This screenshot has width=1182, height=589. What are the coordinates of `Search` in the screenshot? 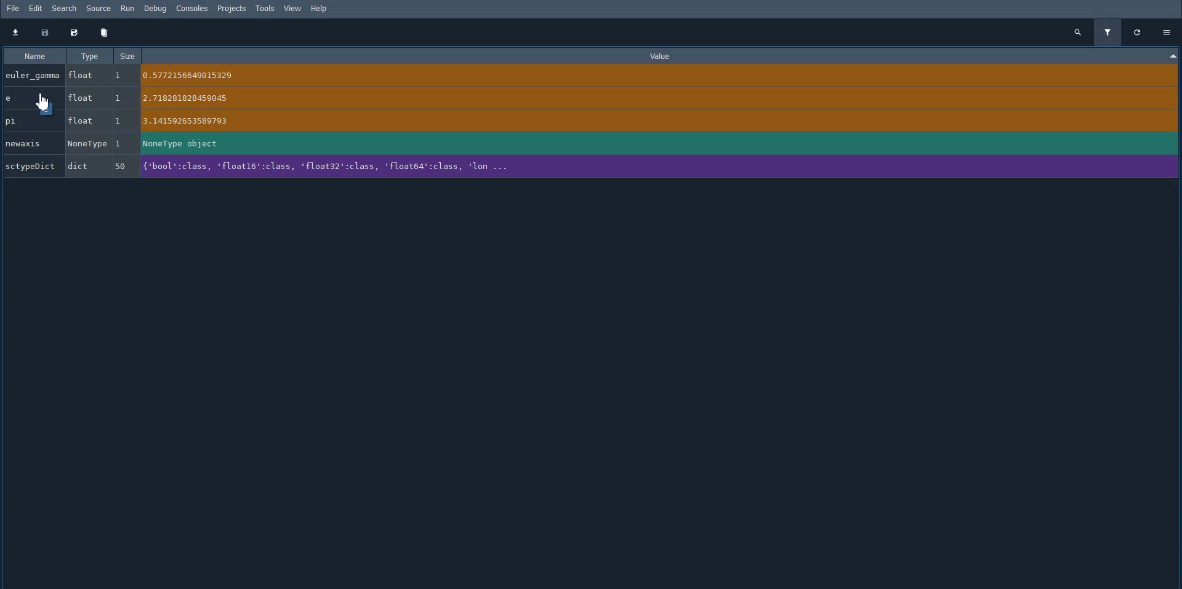 It's located at (65, 8).